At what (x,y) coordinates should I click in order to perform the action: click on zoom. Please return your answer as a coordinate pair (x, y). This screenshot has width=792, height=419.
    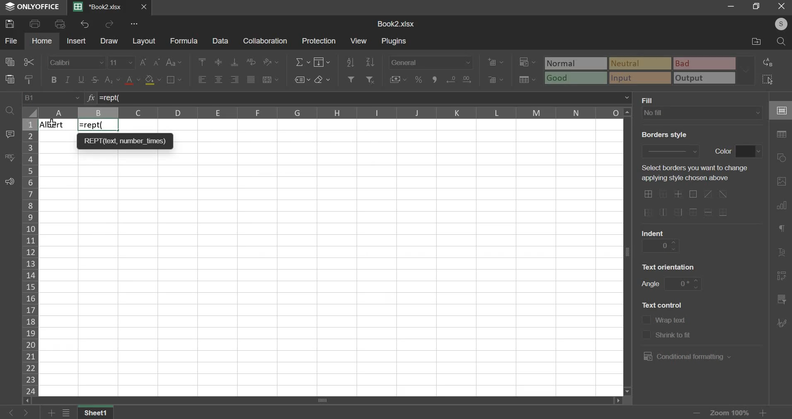
    Looking at the image, I should click on (730, 412).